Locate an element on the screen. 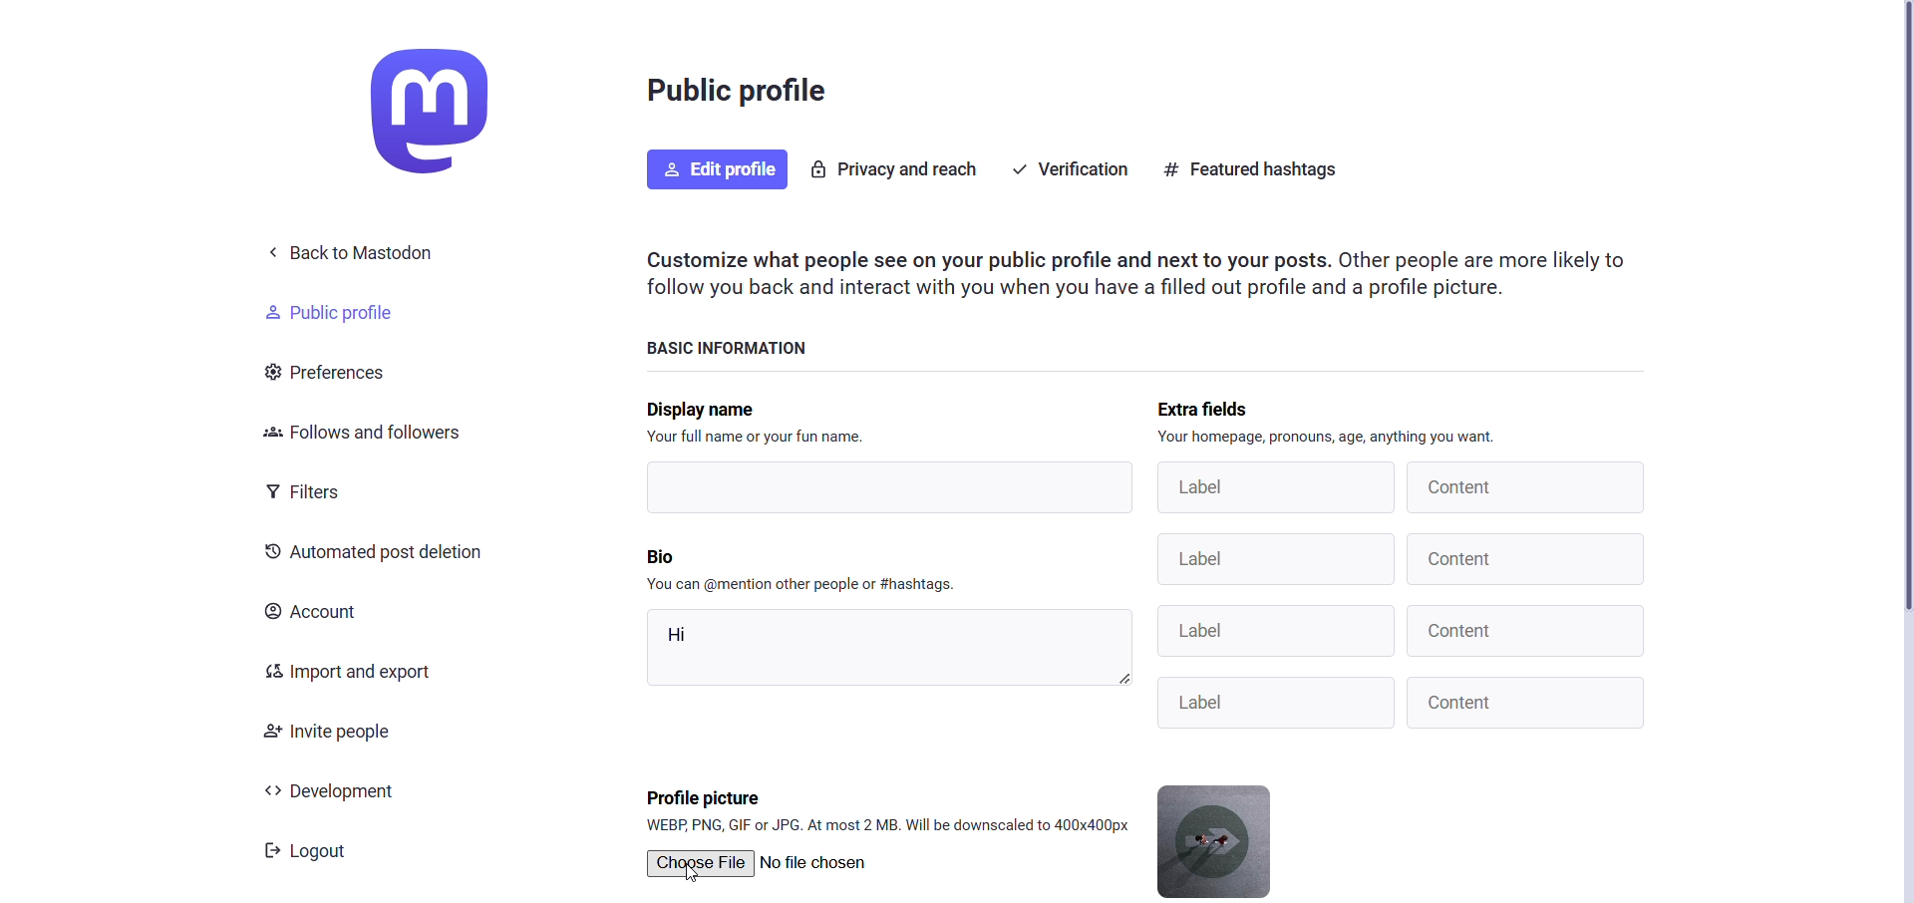 The height and width of the screenshot is (903, 1914). preferences is located at coordinates (312, 374).